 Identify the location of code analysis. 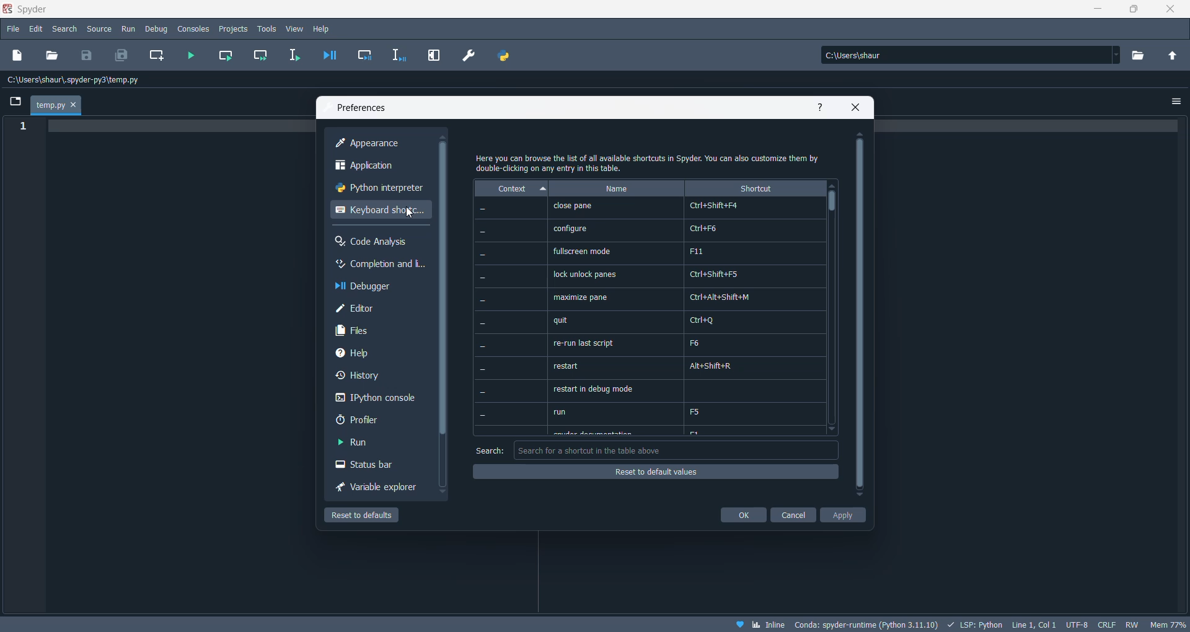
(375, 242).